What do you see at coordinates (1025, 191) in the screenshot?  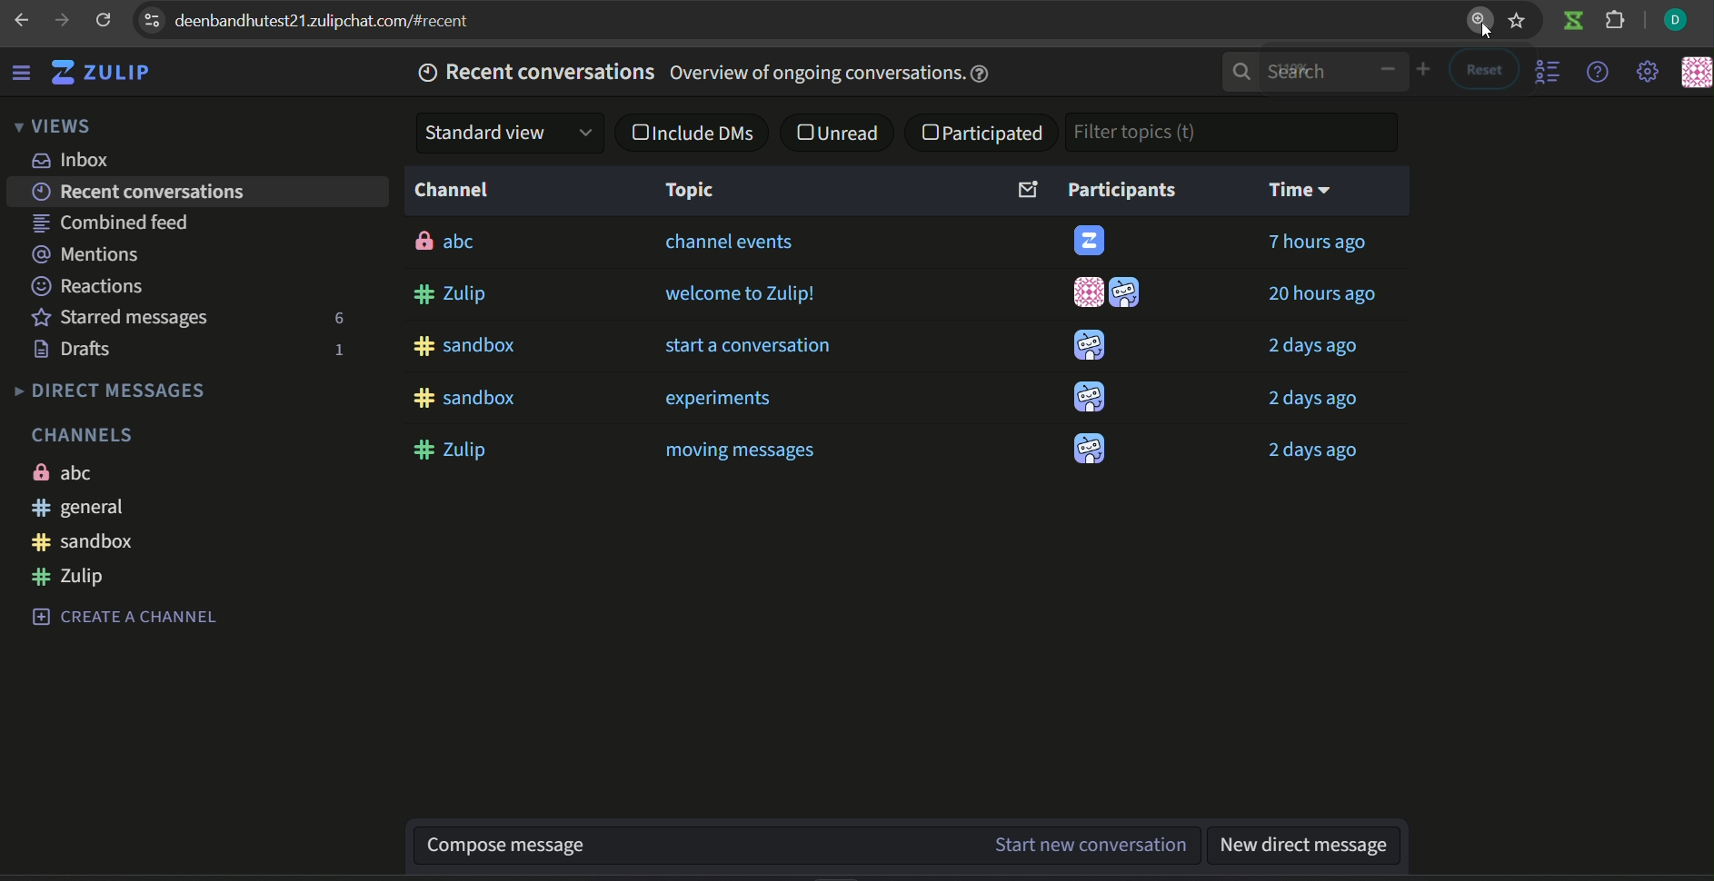 I see `email` at bounding box center [1025, 191].